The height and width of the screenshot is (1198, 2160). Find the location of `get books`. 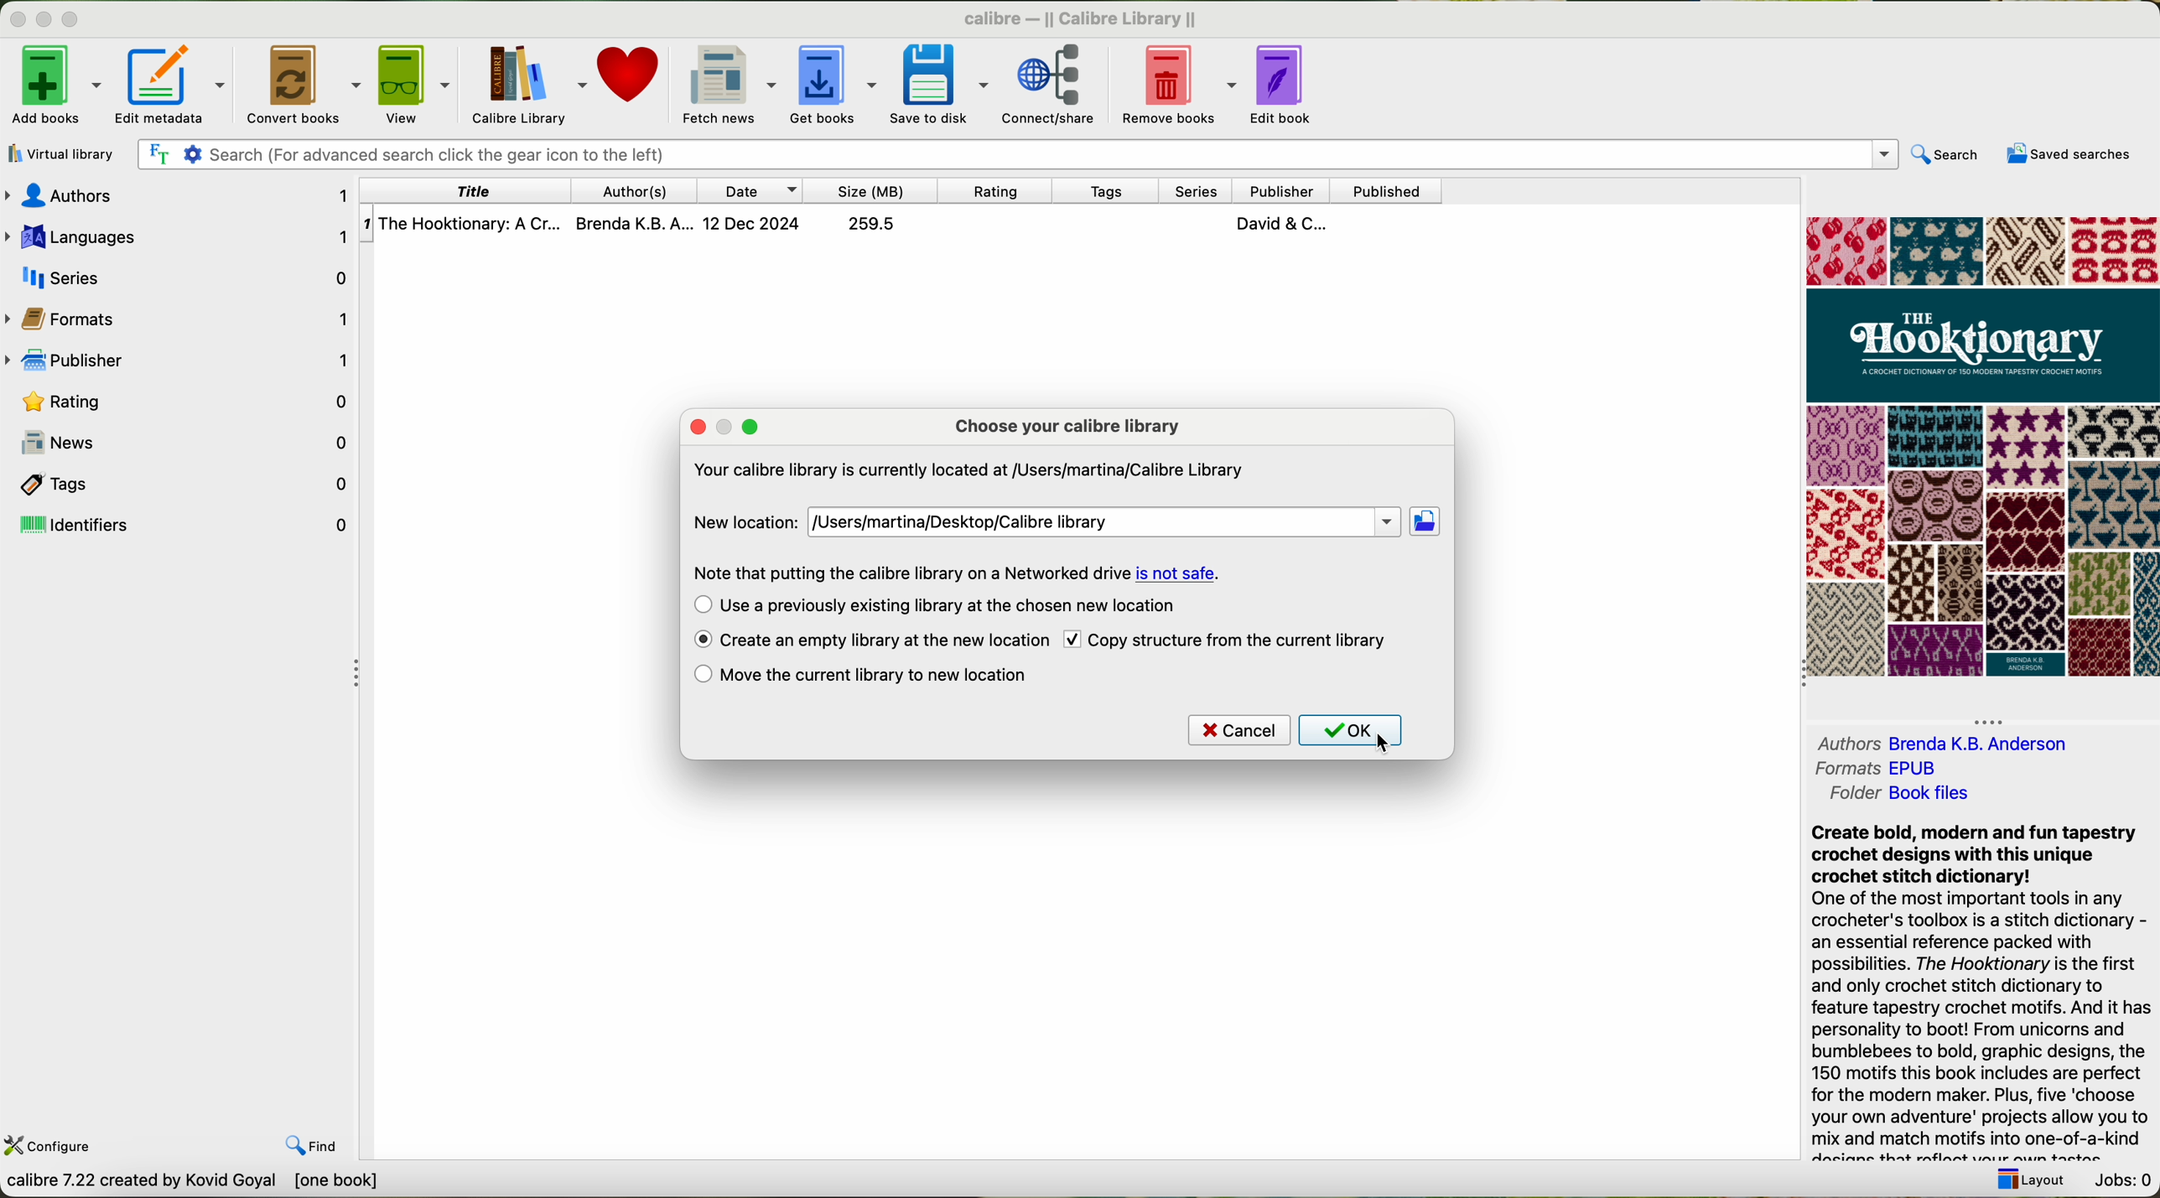

get books is located at coordinates (834, 84).